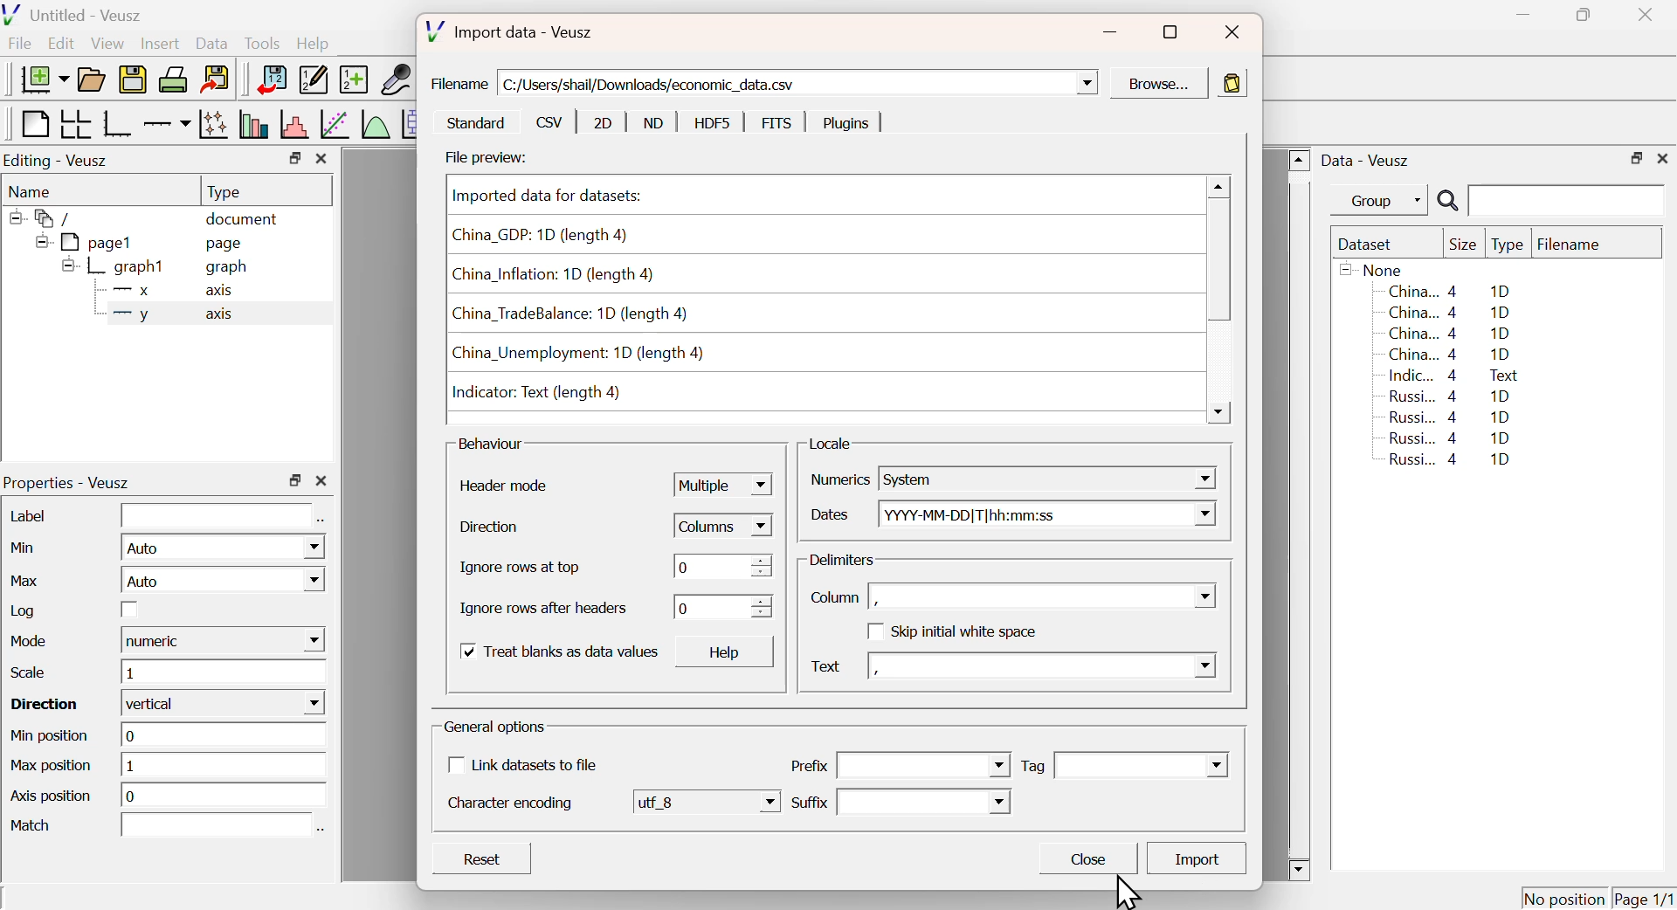  I want to click on Editing - Veusz, so click(59, 162).